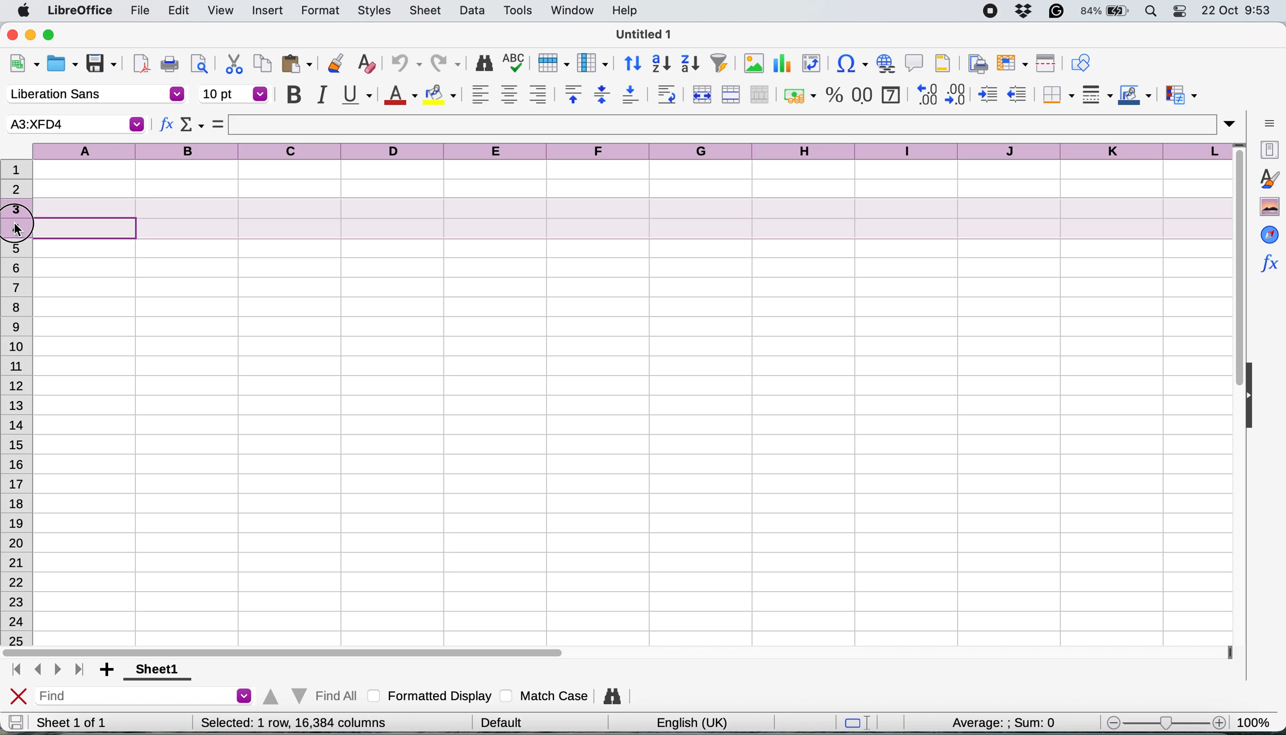  Describe the element at coordinates (572, 11) in the screenshot. I see `window` at that location.